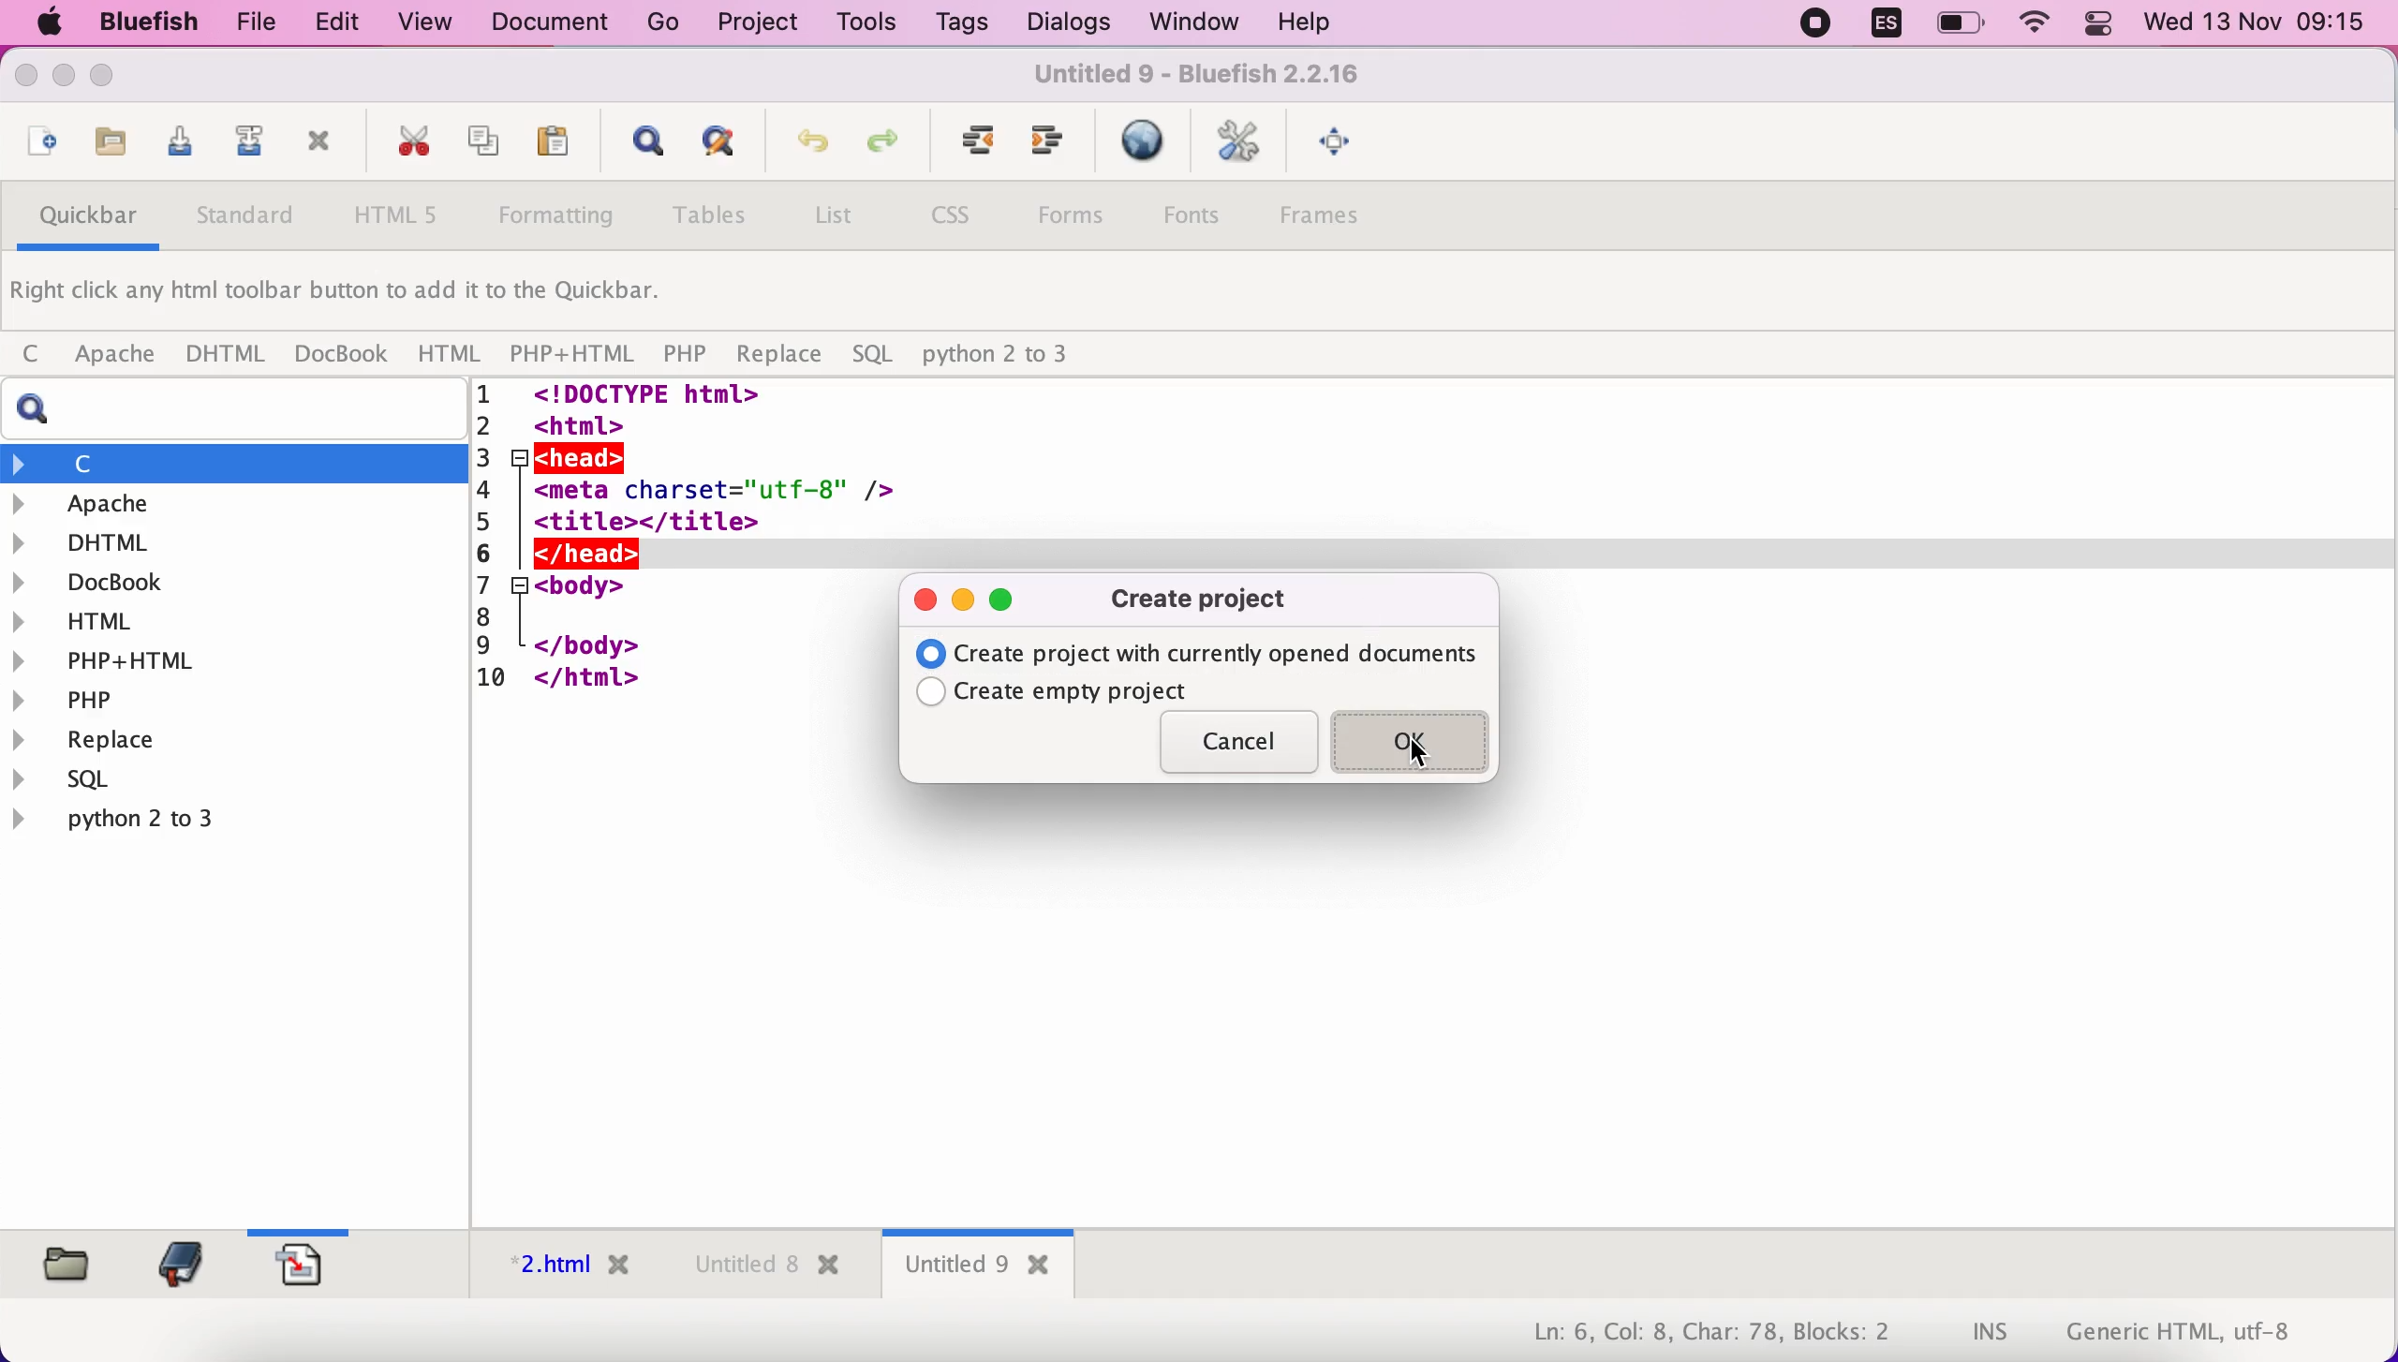 This screenshot has height=1362, width=2398. What do you see at coordinates (550, 145) in the screenshot?
I see `paste` at bounding box center [550, 145].